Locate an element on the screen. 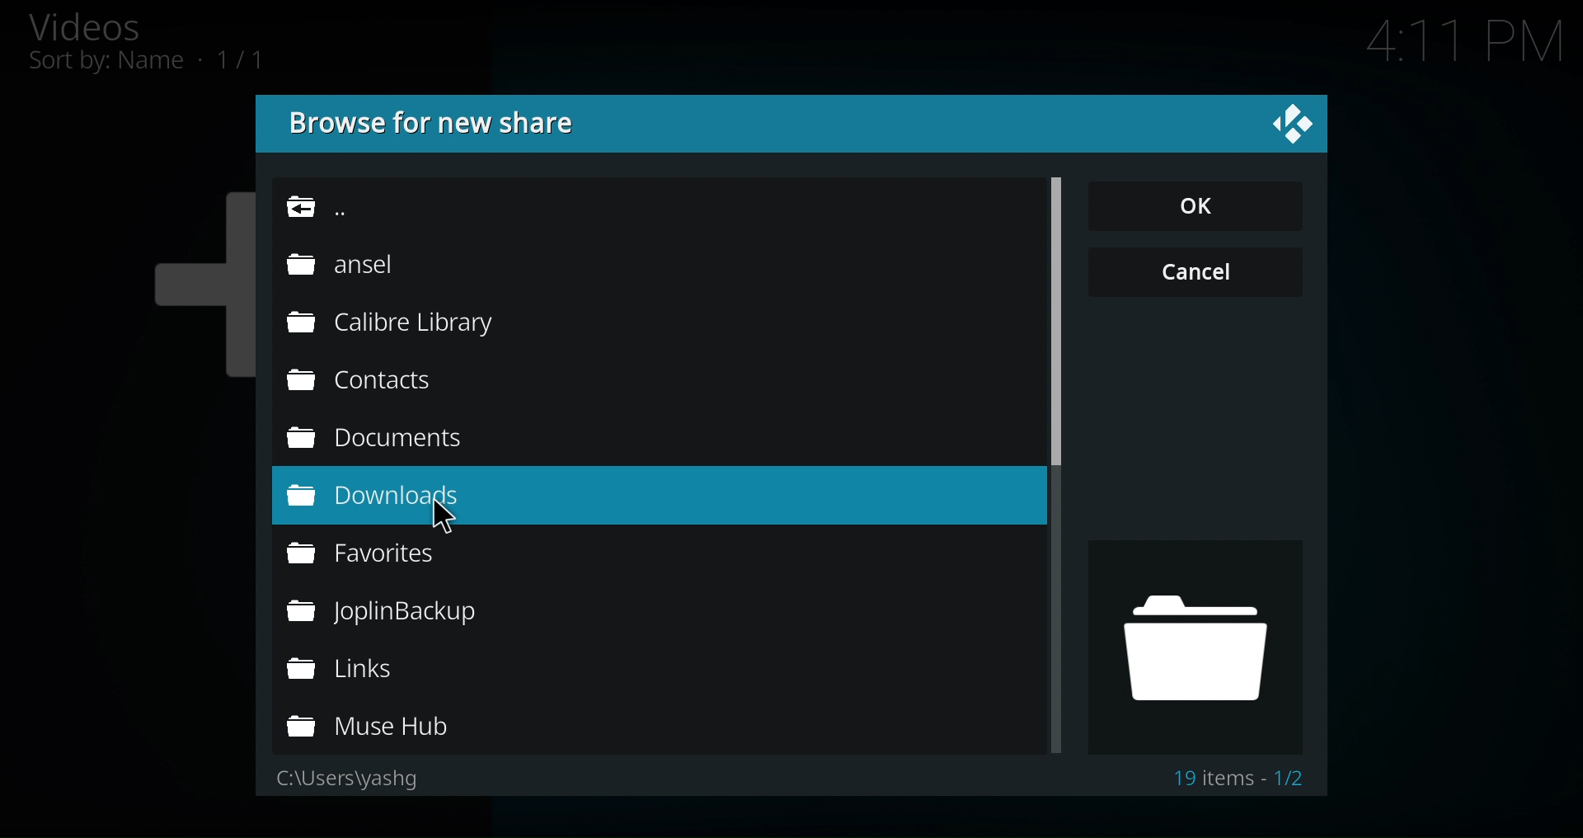 The image size is (1583, 838). Ansel is located at coordinates (341, 265).